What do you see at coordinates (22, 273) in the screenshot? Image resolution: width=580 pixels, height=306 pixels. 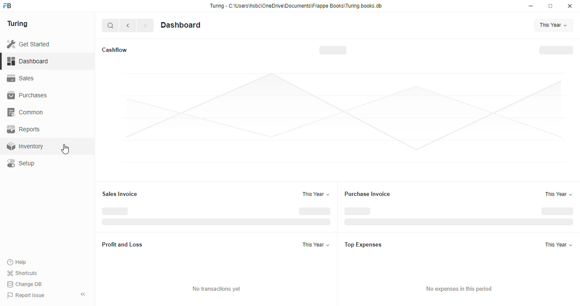 I see `shortcuts` at bounding box center [22, 273].